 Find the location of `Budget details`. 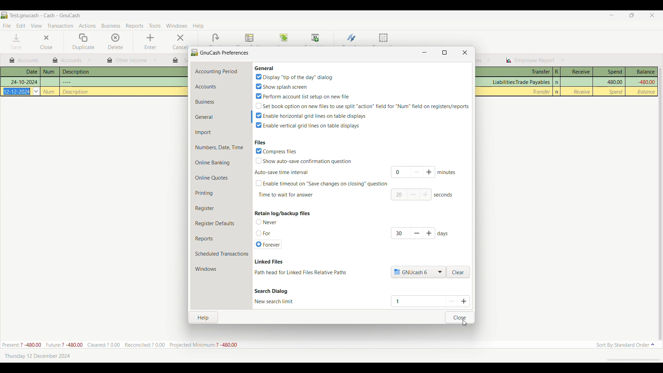

Budget details is located at coordinates (119, 345).